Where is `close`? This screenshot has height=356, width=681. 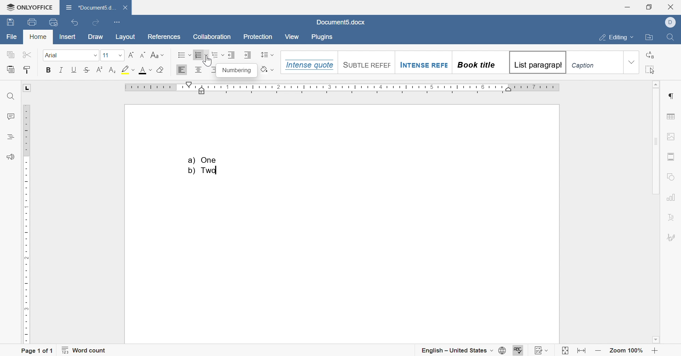
close is located at coordinates (670, 7).